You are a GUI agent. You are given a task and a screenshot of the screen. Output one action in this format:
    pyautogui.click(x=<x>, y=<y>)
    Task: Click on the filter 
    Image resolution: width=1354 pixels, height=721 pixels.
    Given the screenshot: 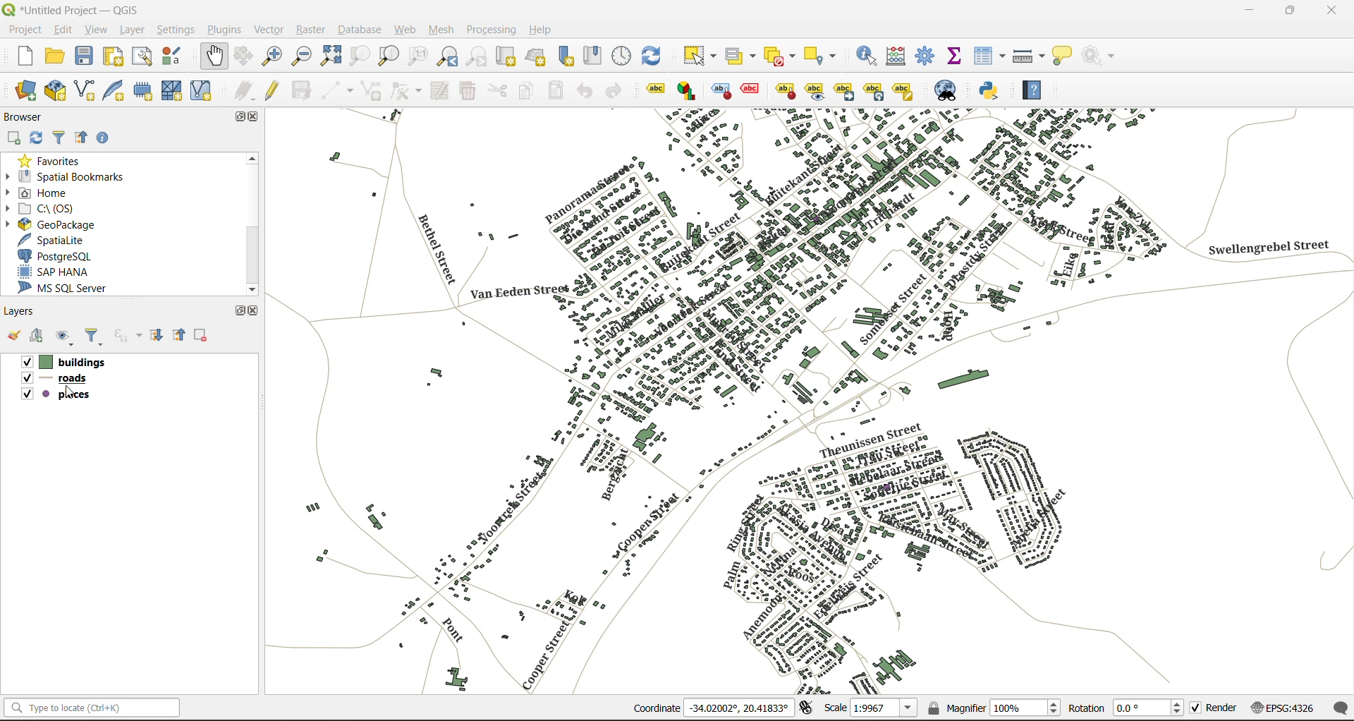 What is the action you would take?
    pyautogui.click(x=95, y=337)
    